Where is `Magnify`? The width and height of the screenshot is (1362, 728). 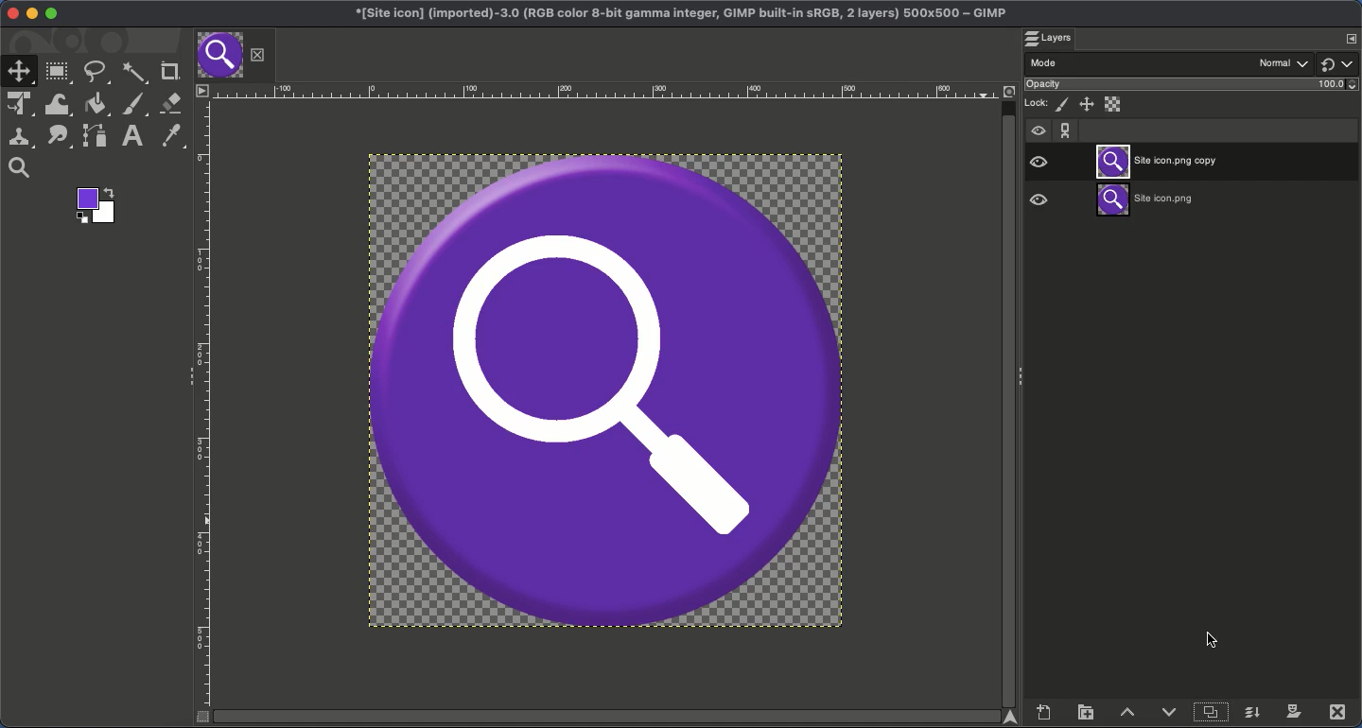 Magnify is located at coordinates (22, 168).